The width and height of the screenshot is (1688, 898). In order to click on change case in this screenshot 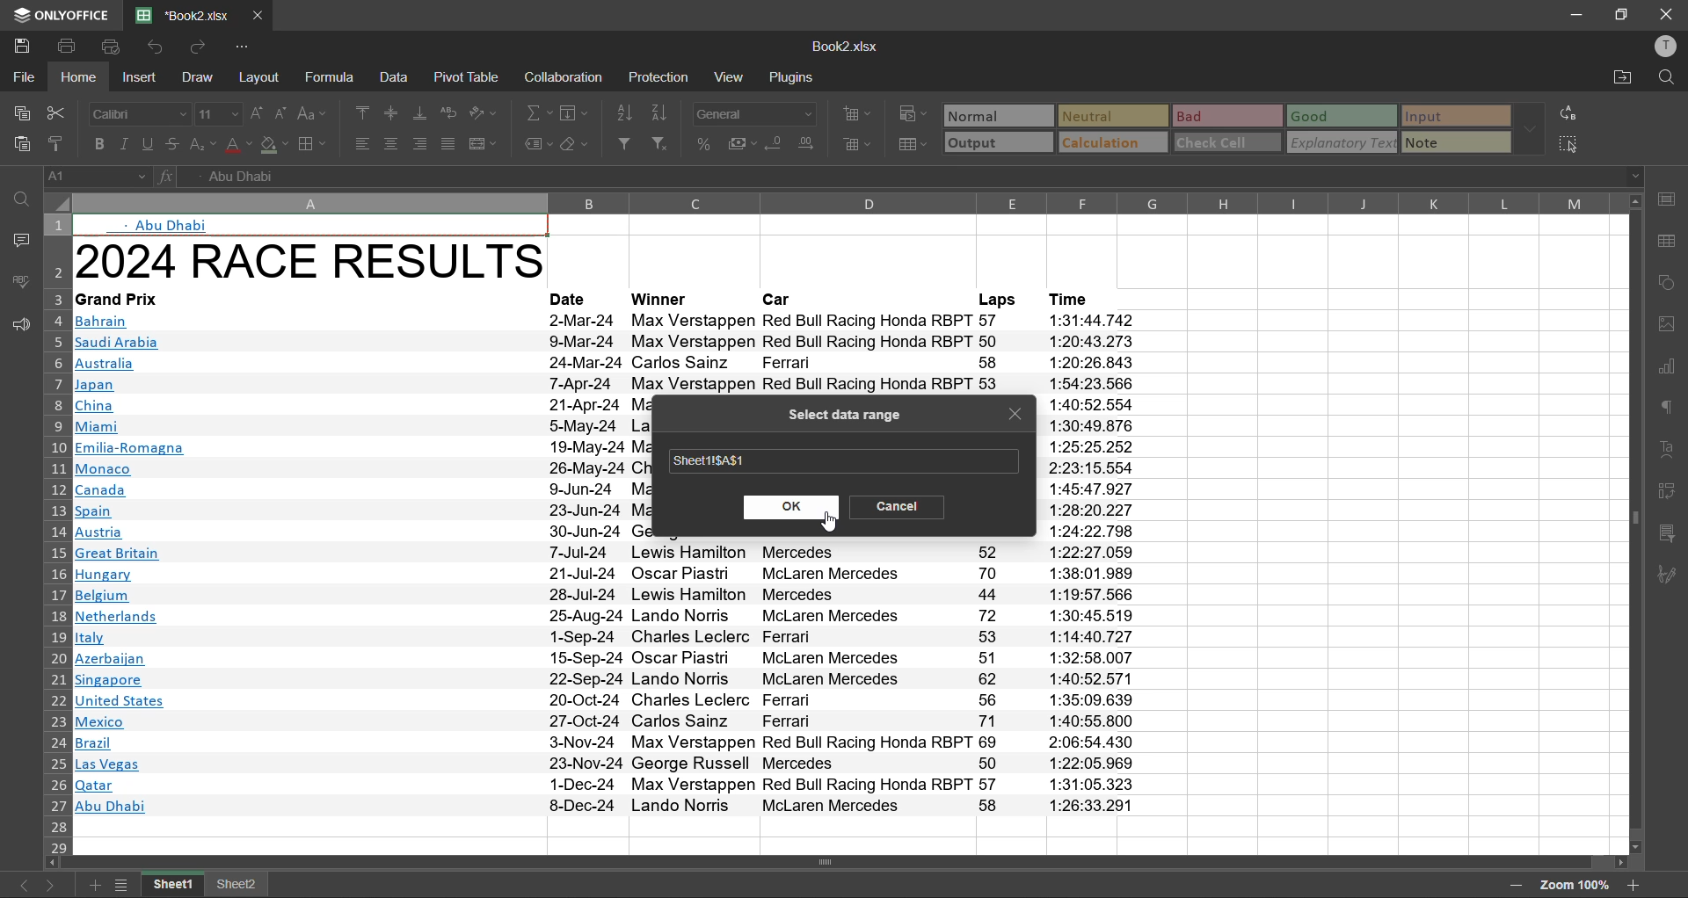, I will do `click(313, 113)`.